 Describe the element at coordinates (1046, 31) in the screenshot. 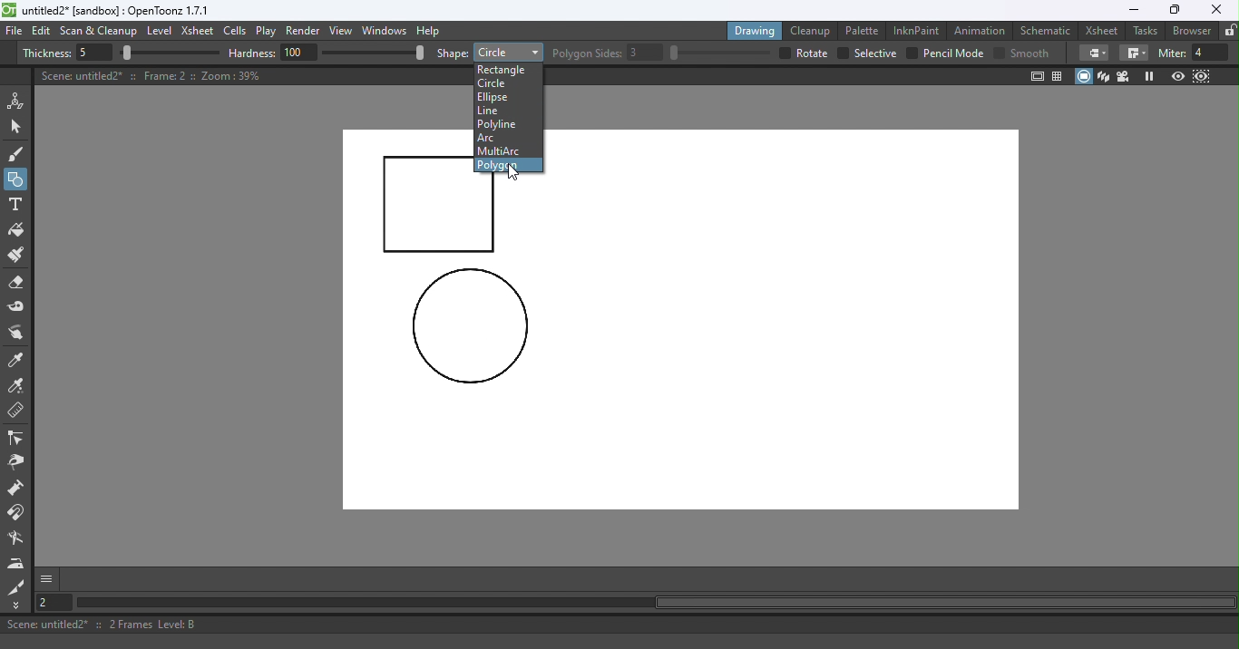

I see `Schematic` at that location.